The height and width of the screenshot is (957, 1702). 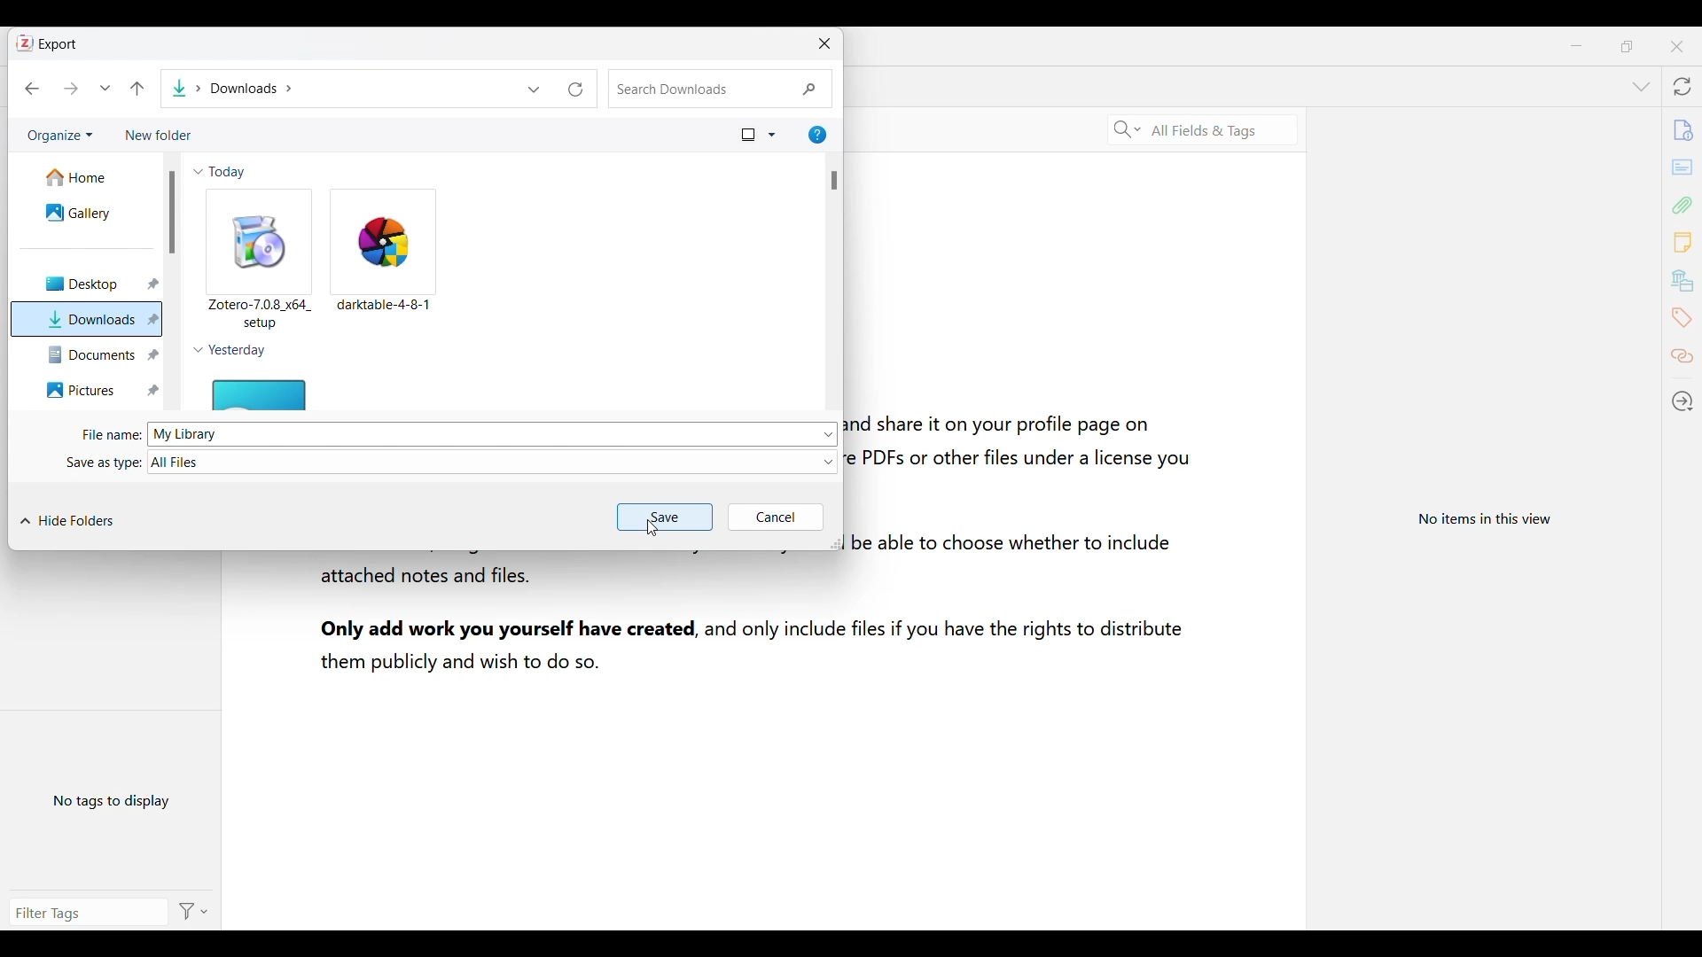 I want to click on Dropdown, so click(x=527, y=89).